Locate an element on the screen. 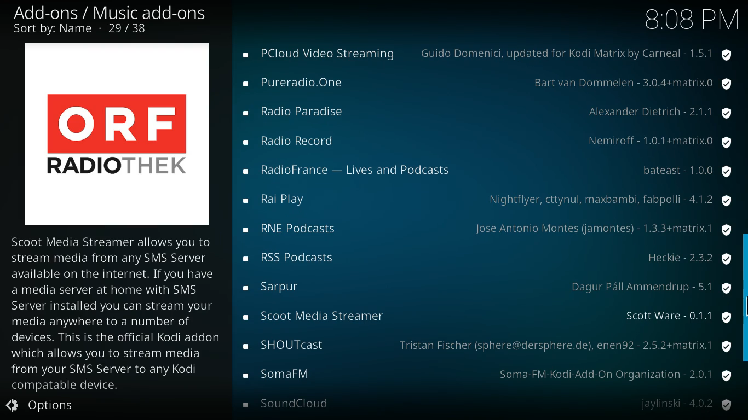 This screenshot has width=748, height=420. Time - 8:08PM is located at coordinates (690, 19).